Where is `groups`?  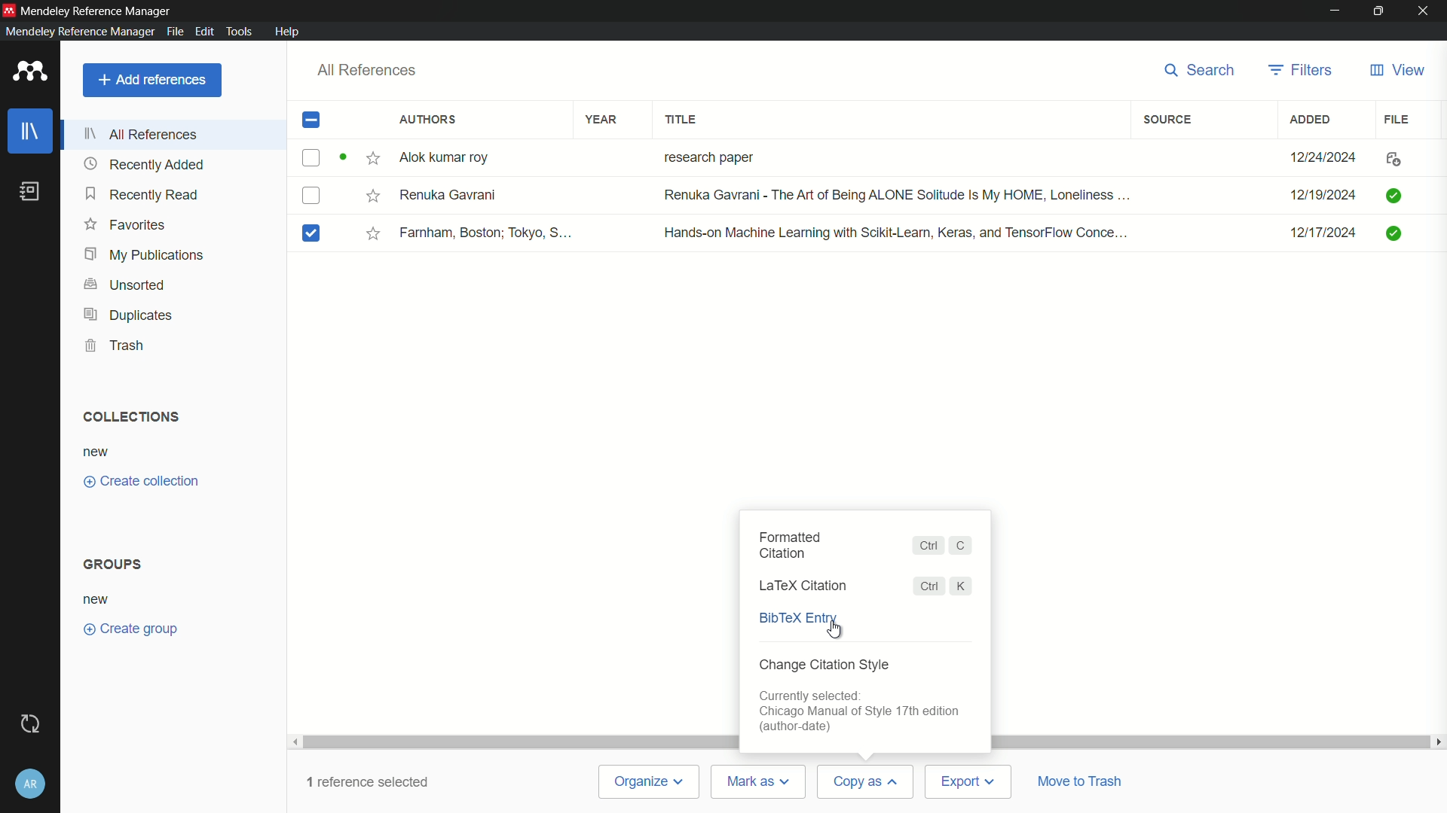 groups is located at coordinates (114, 564).